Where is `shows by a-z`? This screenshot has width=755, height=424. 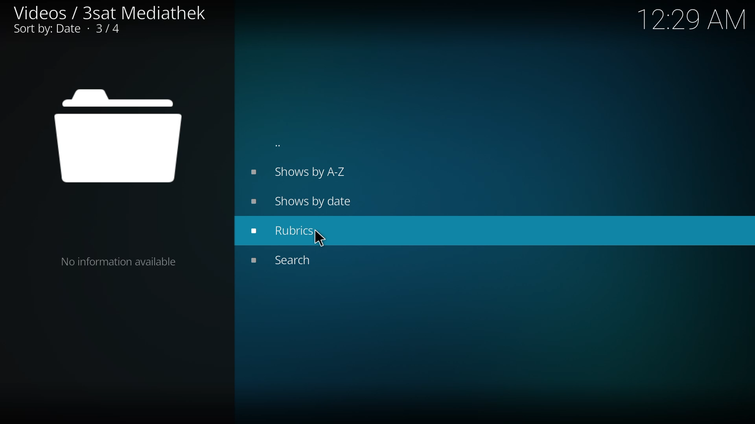 shows by a-z is located at coordinates (298, 172).